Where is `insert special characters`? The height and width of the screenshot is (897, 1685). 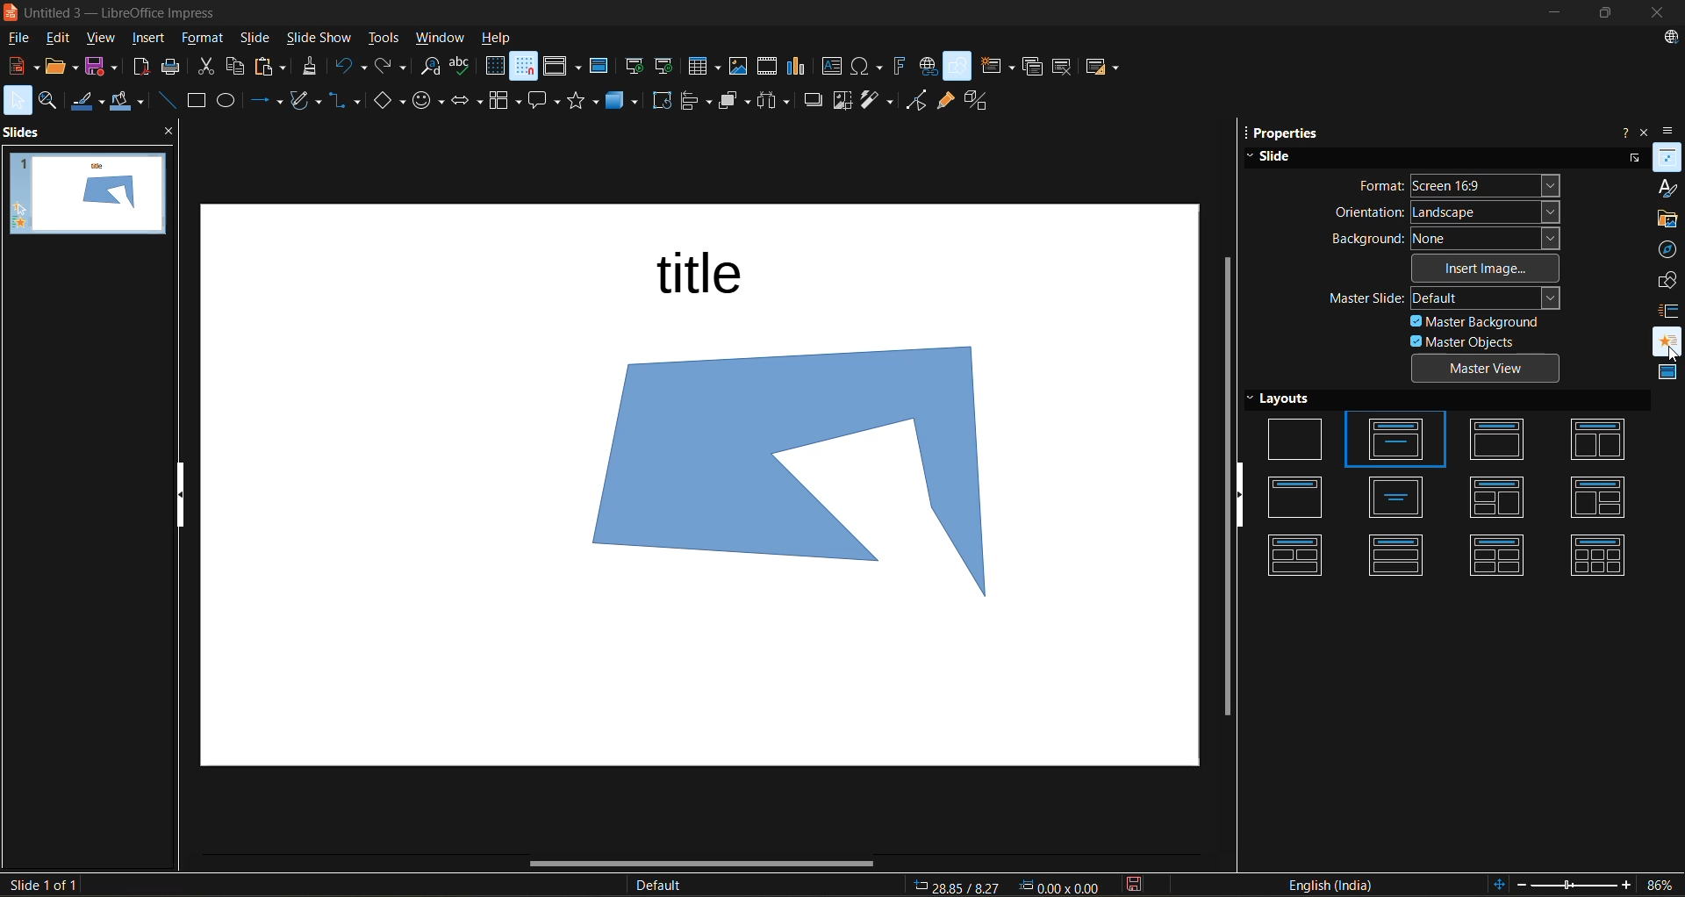 insert special characters is located at coordinates (868, 68).